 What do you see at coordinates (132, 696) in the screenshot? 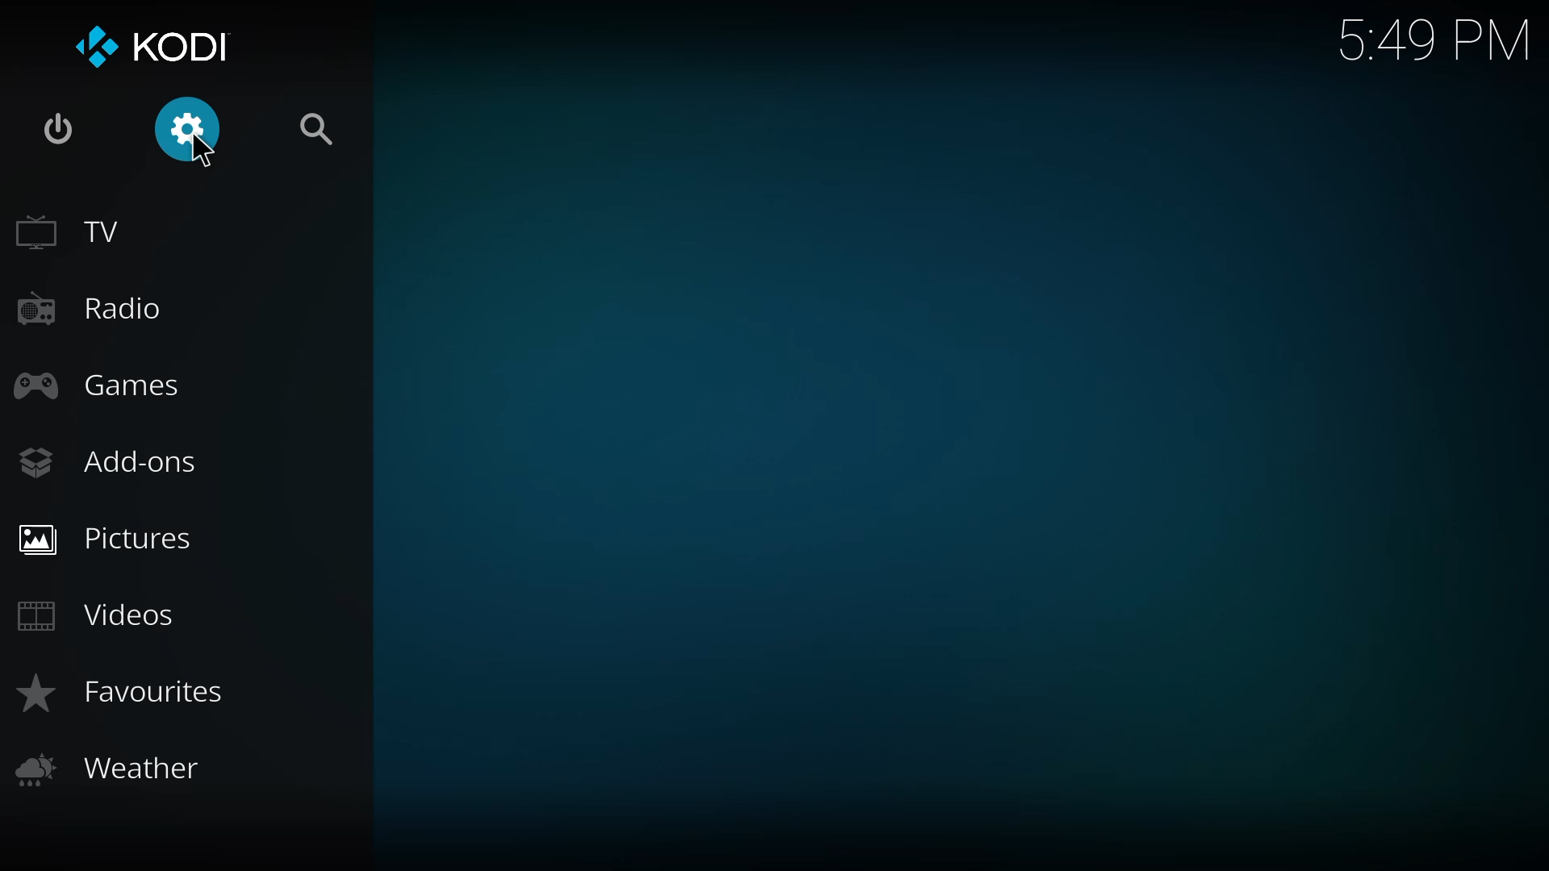
I see `favorites` at bounding box center [132, 696].